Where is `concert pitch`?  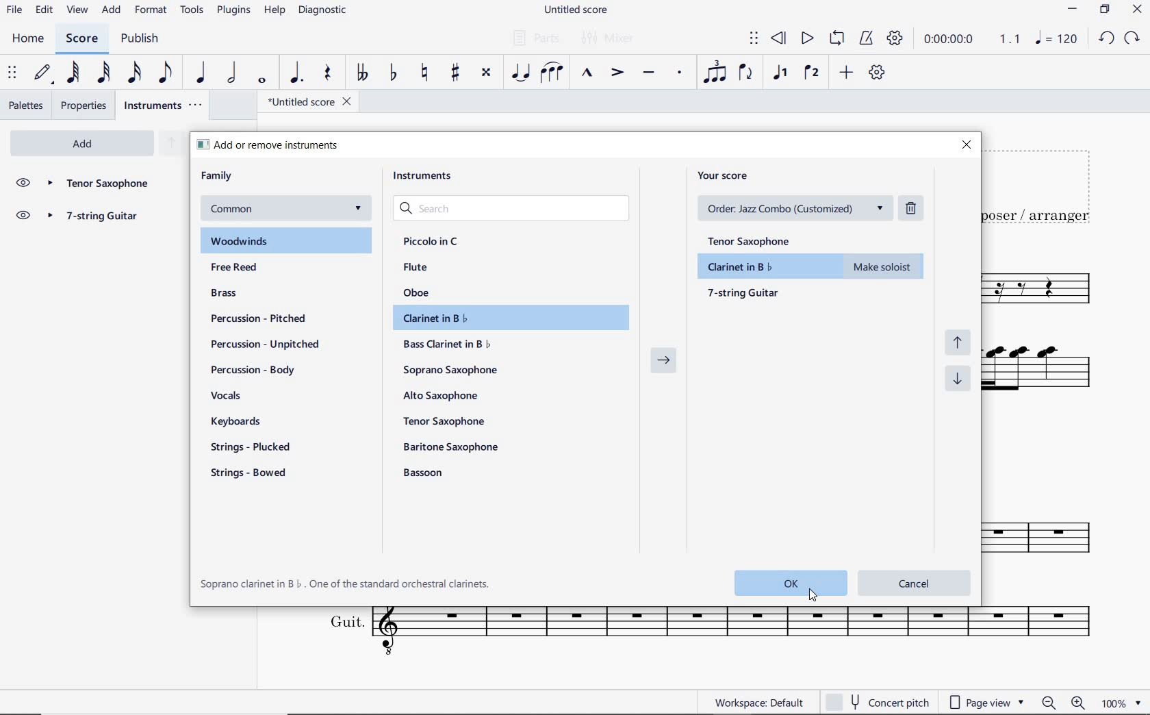 concert pitch is located at coordinates (877, 702).